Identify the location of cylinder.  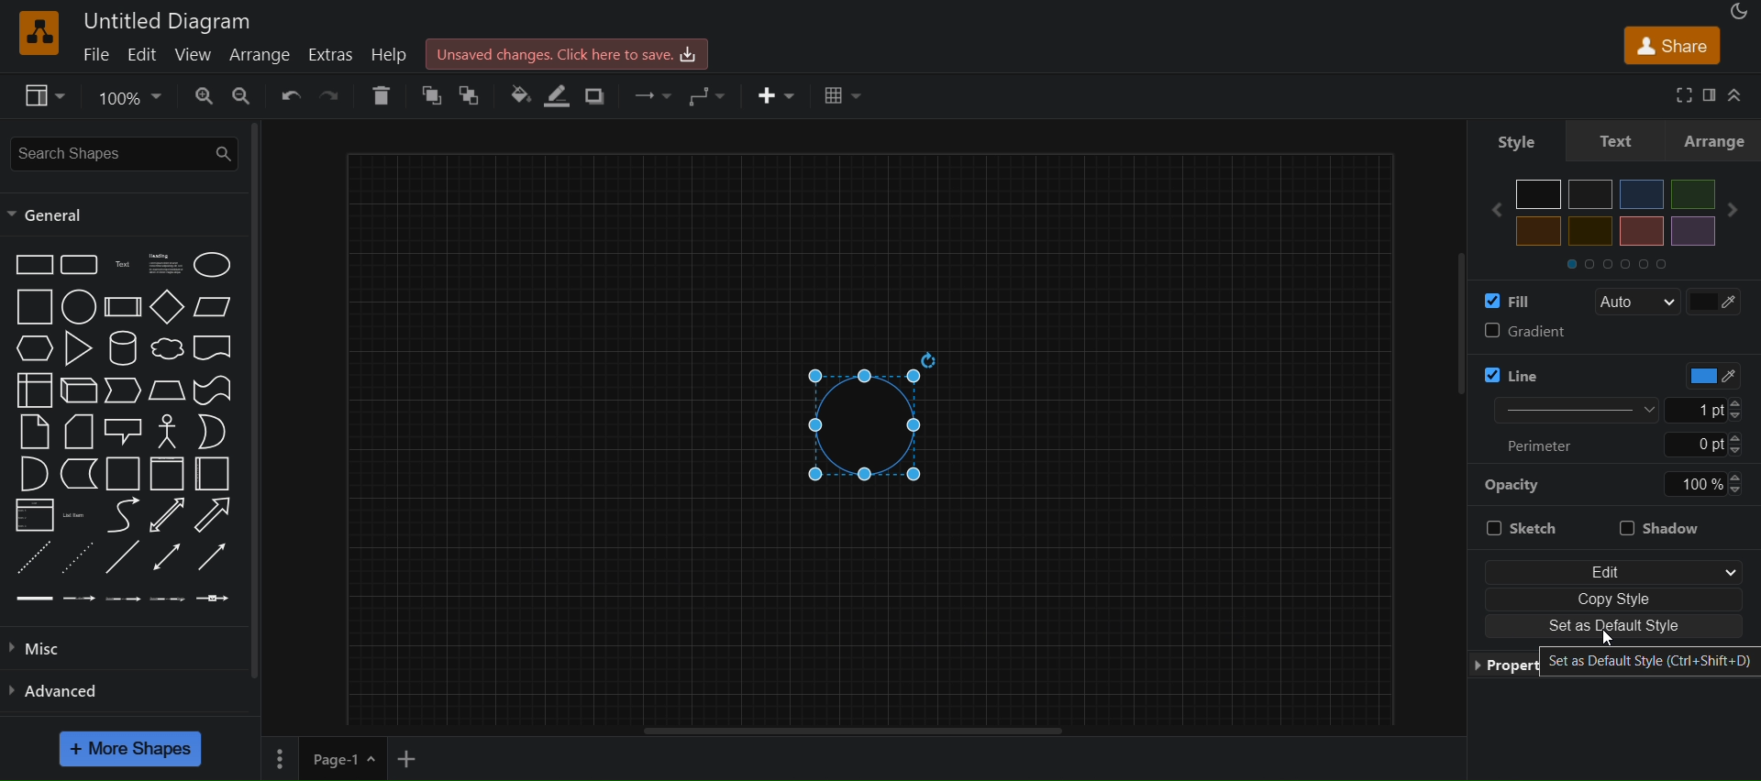
(126, 348).